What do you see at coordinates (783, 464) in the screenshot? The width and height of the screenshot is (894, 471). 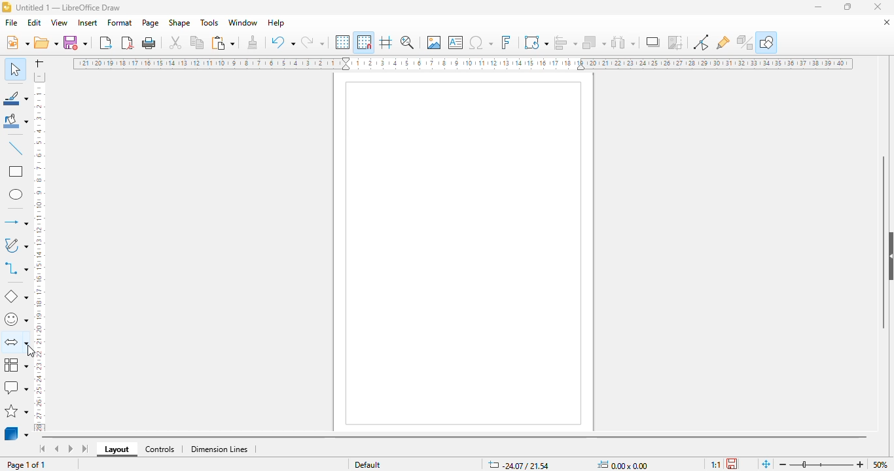 I see `zoom out` at bounding box center [783, 464].